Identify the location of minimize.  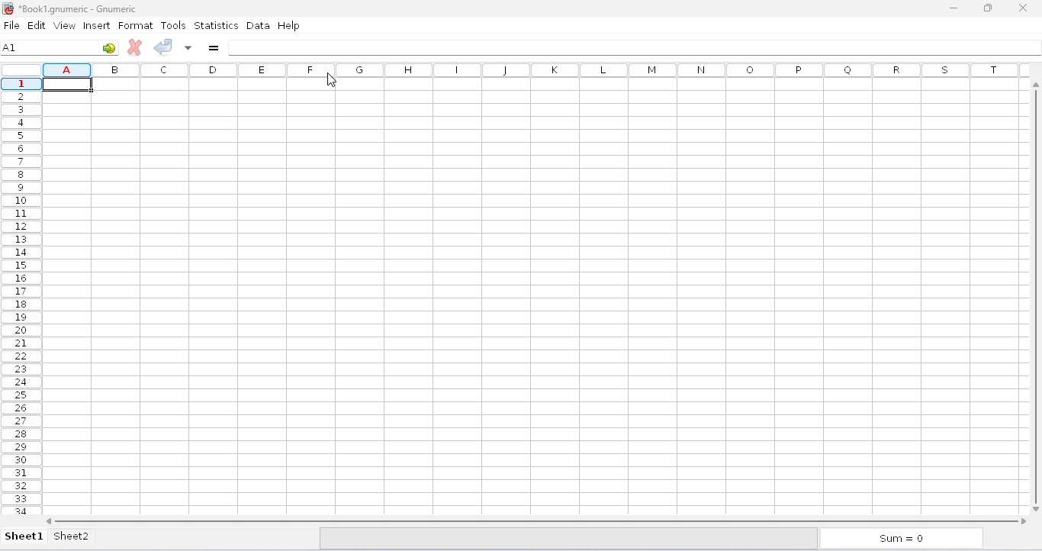
(953, 8).